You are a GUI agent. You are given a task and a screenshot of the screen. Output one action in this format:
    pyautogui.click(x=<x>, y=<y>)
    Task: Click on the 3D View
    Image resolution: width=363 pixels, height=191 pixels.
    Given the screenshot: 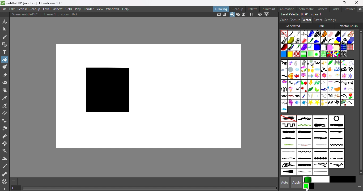 What is the action you would take?
    pyautogui.click(x=237, y=15)
    